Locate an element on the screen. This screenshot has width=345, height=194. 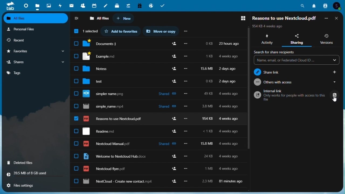
 is located at coordinates (186, 69).